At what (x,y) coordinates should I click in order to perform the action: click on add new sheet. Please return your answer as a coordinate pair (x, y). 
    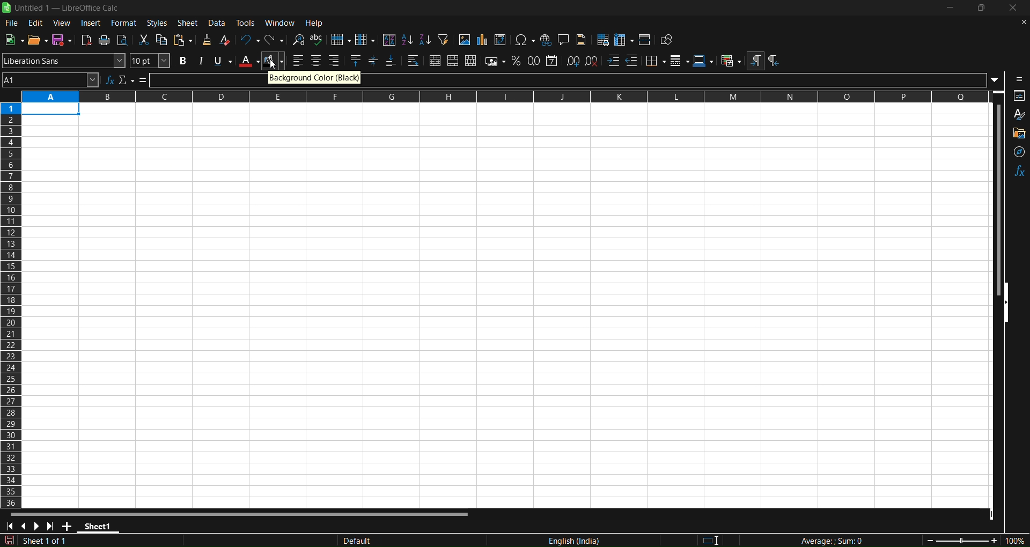
    Looking at the image, I should click on (67, 527).